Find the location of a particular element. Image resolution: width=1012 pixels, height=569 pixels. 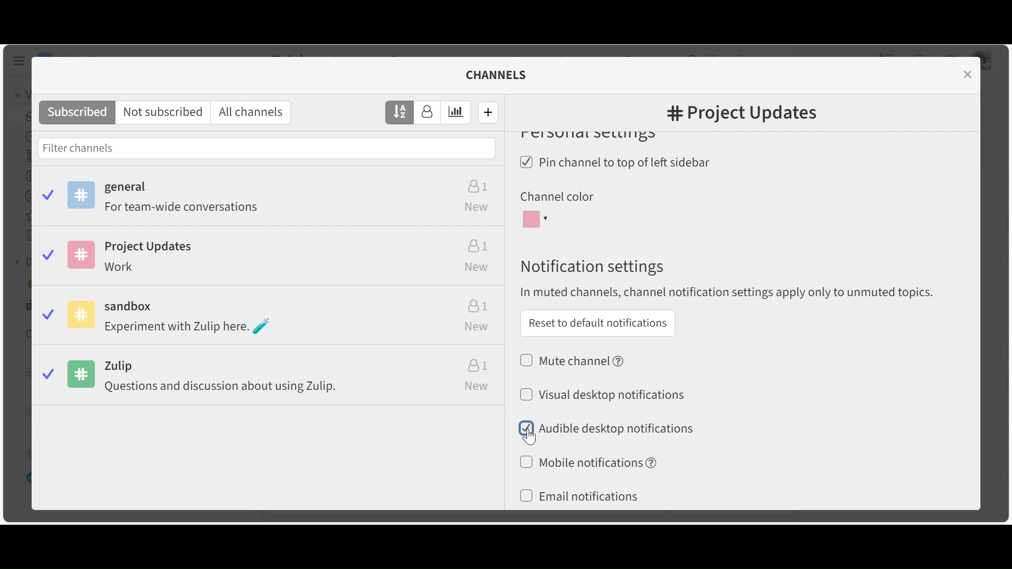

channels is located at coordinates (503, 75).